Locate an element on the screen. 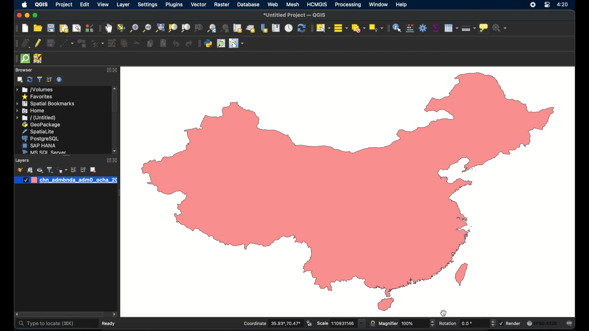 Image resolution: width=589 pixels, height=331 pixels. new 3d map view is located at coordinates (251, 29).